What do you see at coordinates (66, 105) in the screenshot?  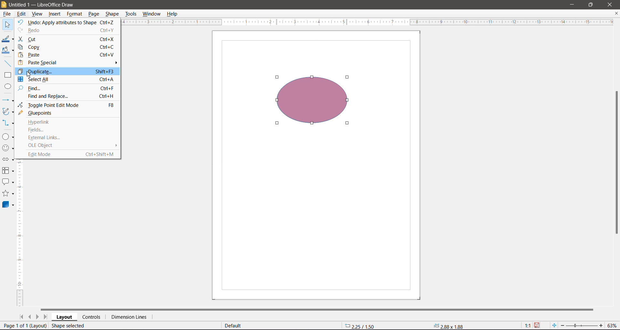 I see `Toggle Point Edit Mode` at bounding box center [66, 105].